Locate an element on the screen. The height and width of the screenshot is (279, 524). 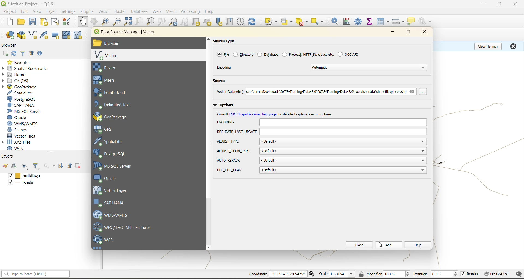
zoom out is located at coordinates (117, 21).